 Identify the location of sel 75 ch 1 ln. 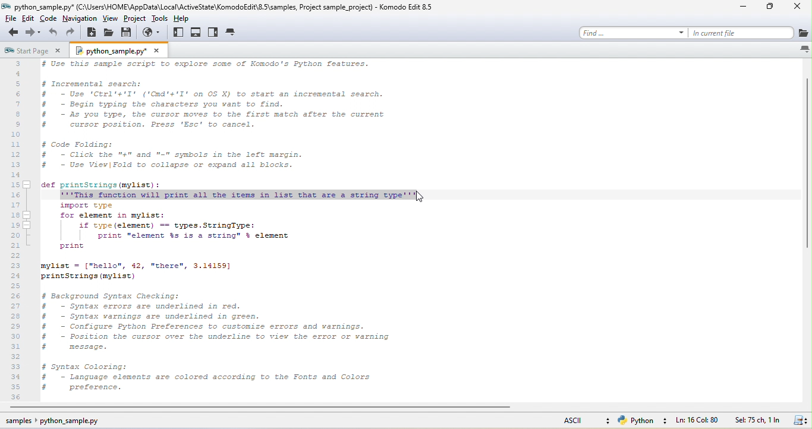
(757, 421).